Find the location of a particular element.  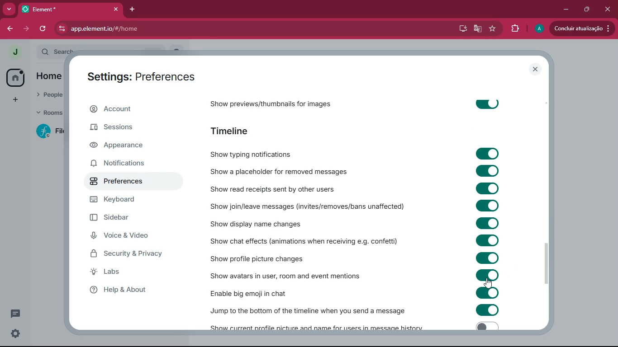

desktop is located at coordinates (462, 29).